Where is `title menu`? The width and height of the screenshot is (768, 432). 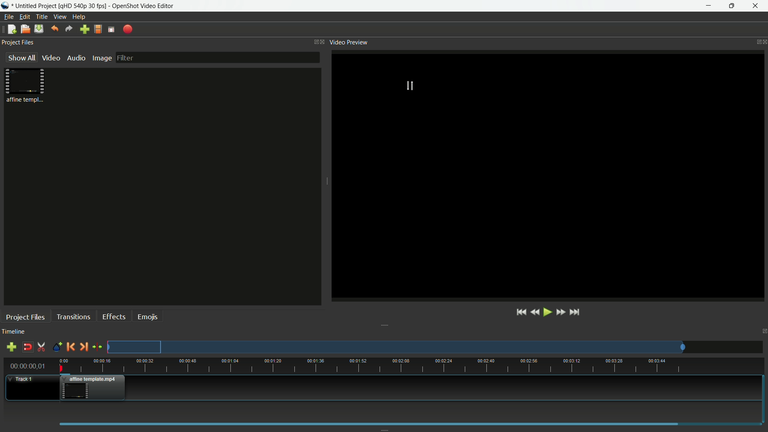 title menu is located at coordinates (43, 17).